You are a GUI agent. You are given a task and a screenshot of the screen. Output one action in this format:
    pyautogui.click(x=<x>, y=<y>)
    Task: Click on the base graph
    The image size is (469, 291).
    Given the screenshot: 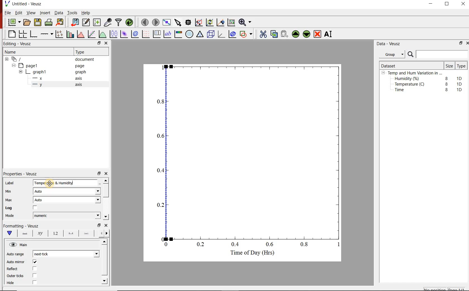 What is the action you would take?
    pyautogui.click(x=34, y=33)
    